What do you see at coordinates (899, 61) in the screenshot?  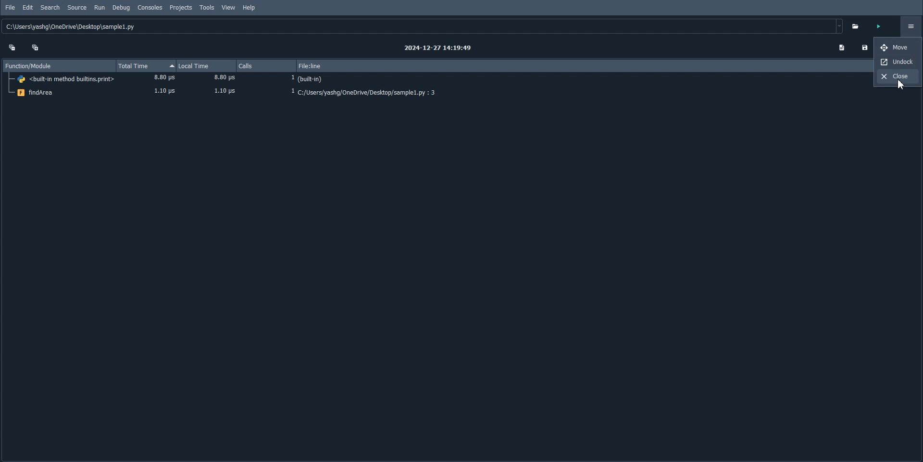 I see `Undock` at bounding box center [899, 61].